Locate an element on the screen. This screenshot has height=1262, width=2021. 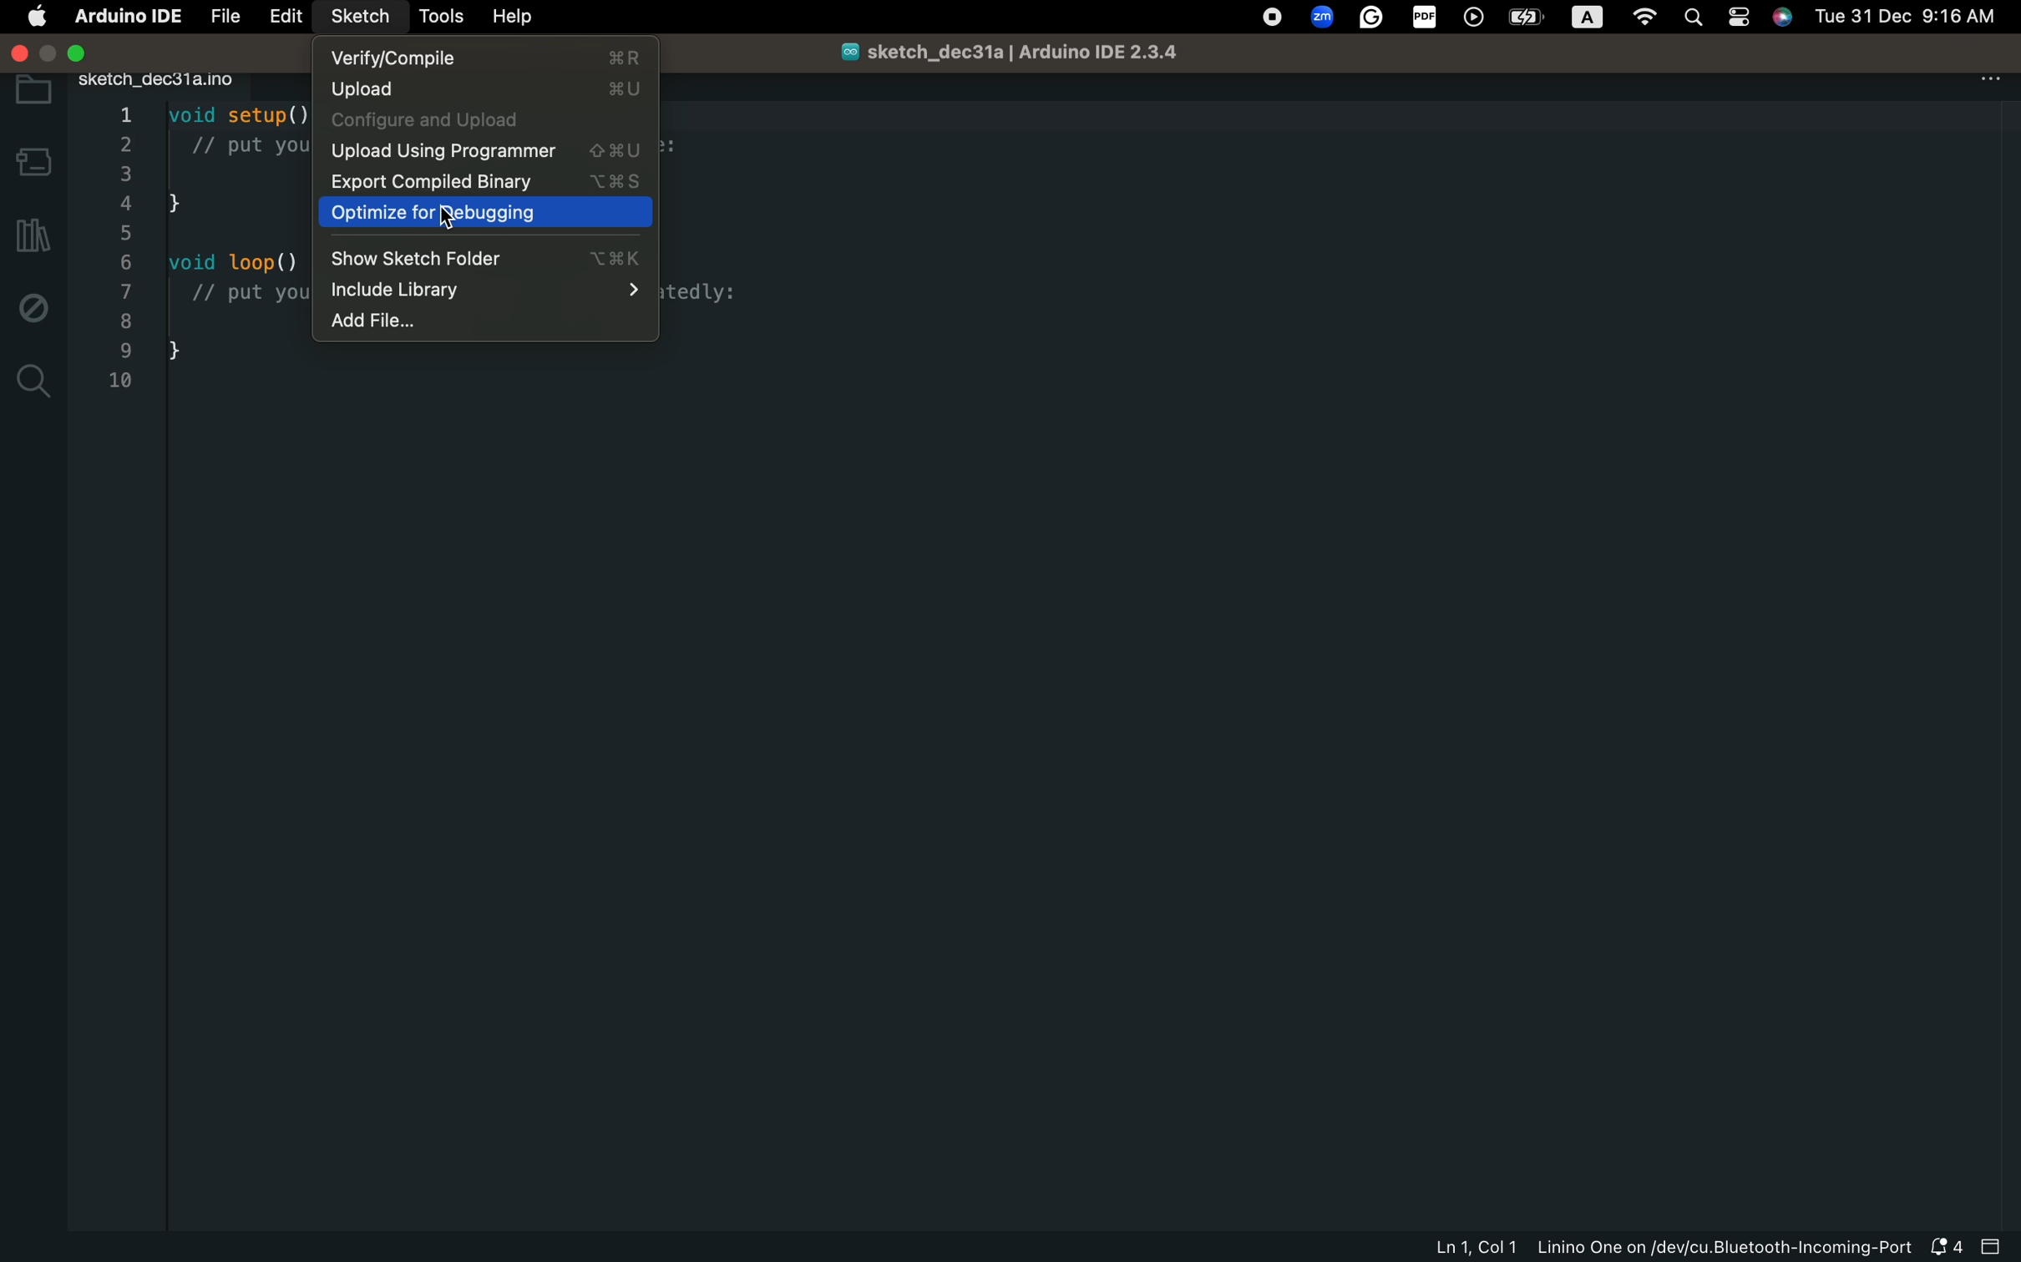
board manager is located at coordinates (32, 162).